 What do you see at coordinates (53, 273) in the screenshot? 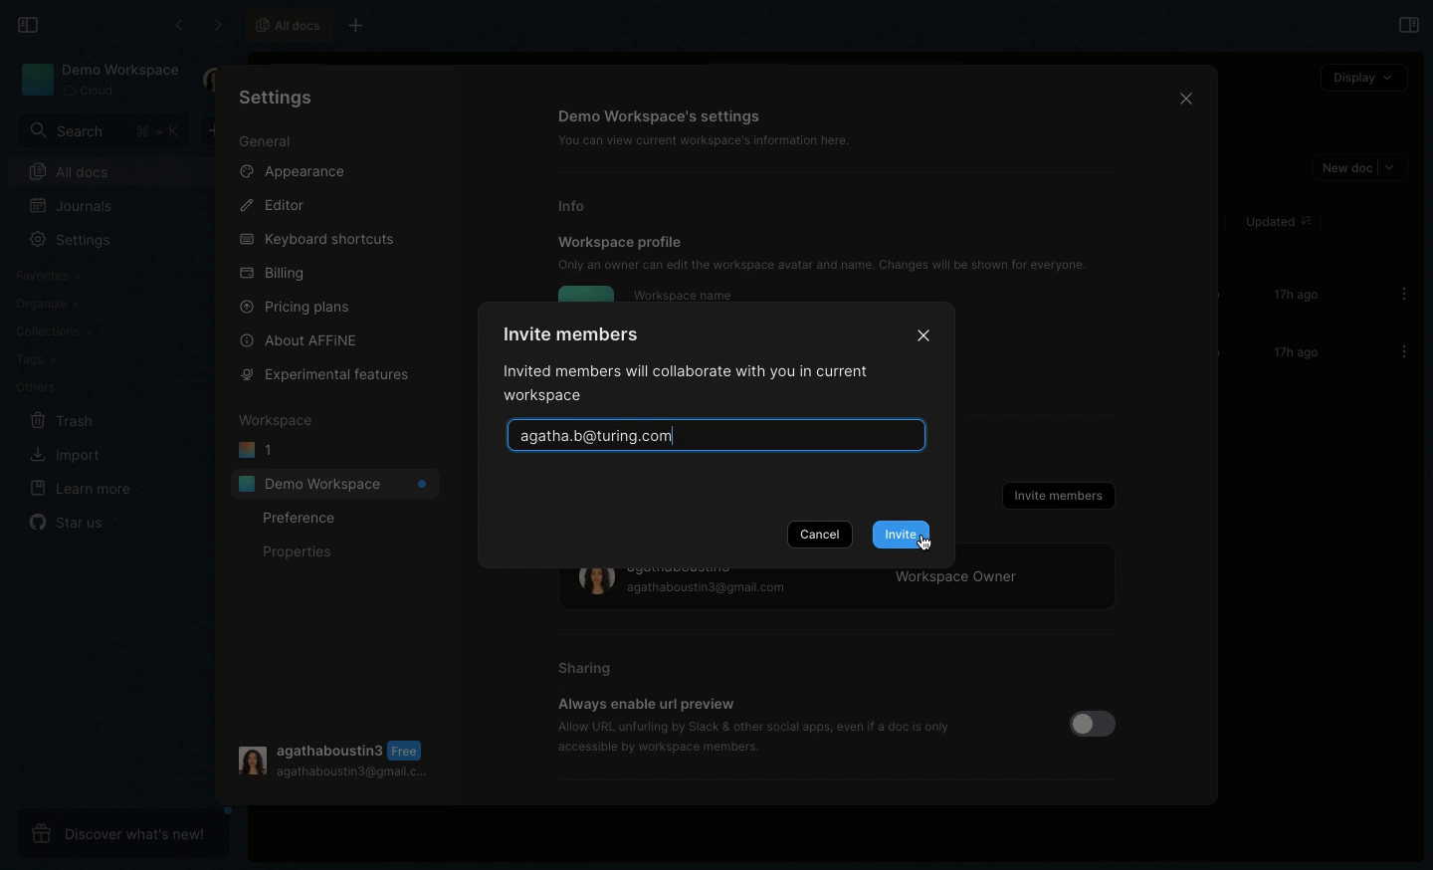
I see `Favorites` at bounding box center [53, 273].